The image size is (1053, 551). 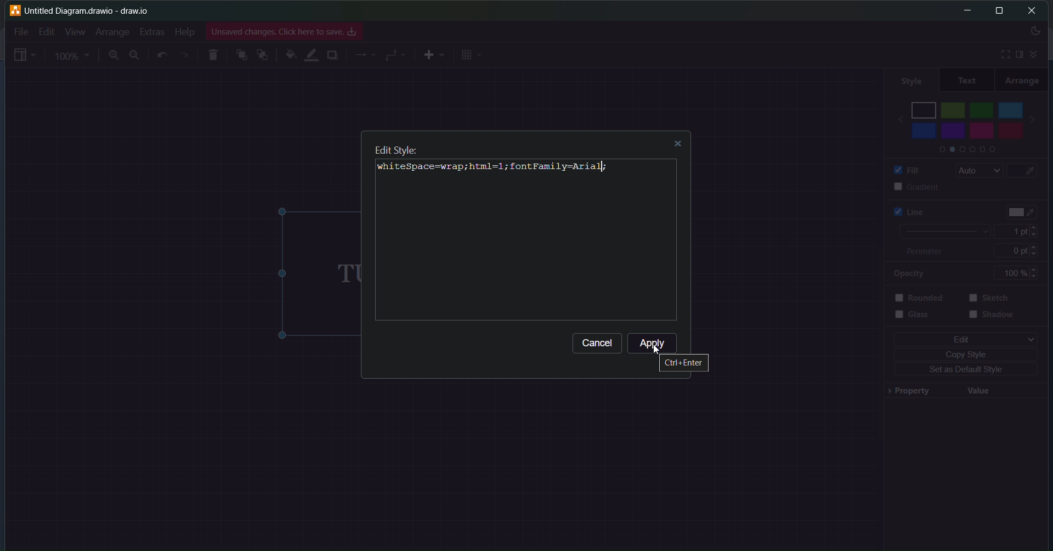 What do you see at coordinates (658, 347) in the screenshot?
I see `cursor` at bounding box center [658, 347].